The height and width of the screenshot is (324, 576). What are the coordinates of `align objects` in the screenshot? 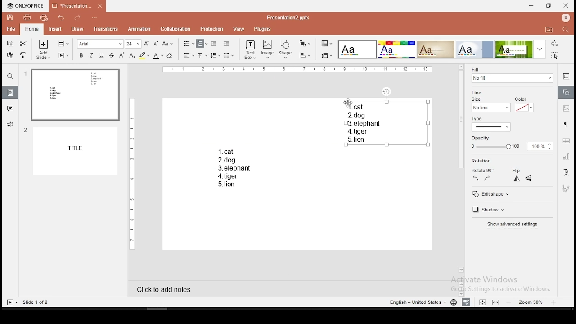 It's located at (304, 55).